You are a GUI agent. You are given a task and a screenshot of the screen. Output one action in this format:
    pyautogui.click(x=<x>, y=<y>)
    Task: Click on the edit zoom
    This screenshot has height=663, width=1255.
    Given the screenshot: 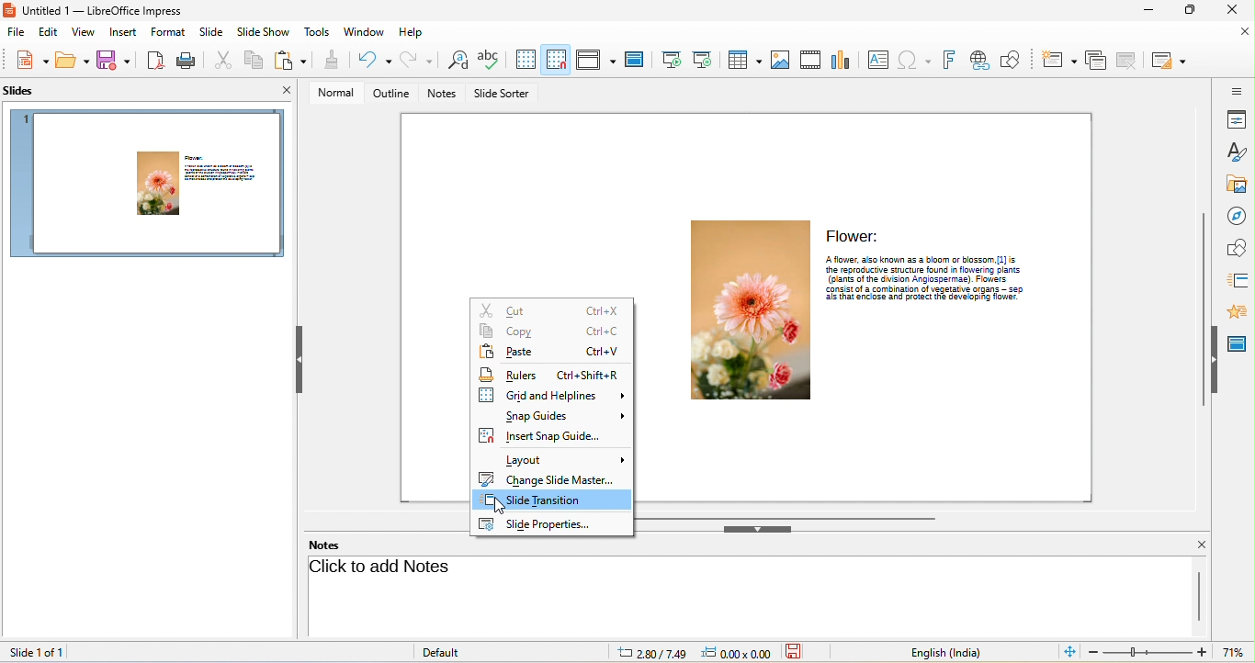 What is the action you would take?
    pyautogui.click(x=1148, y=653)
    